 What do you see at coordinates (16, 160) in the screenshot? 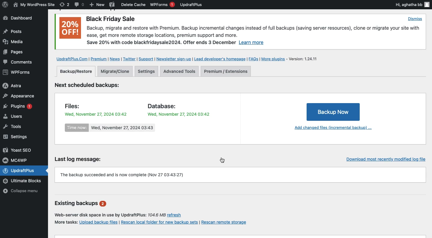
I see `MC4WP` at bounding box center [16, 160].